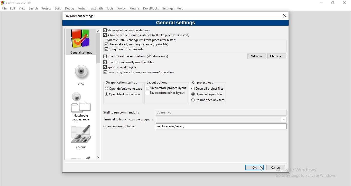 The height and width of the screenshot is (186, 351). Describe the element at coordinates (122, 95) in the screenshot. I see `Open blank workspace` at that location.